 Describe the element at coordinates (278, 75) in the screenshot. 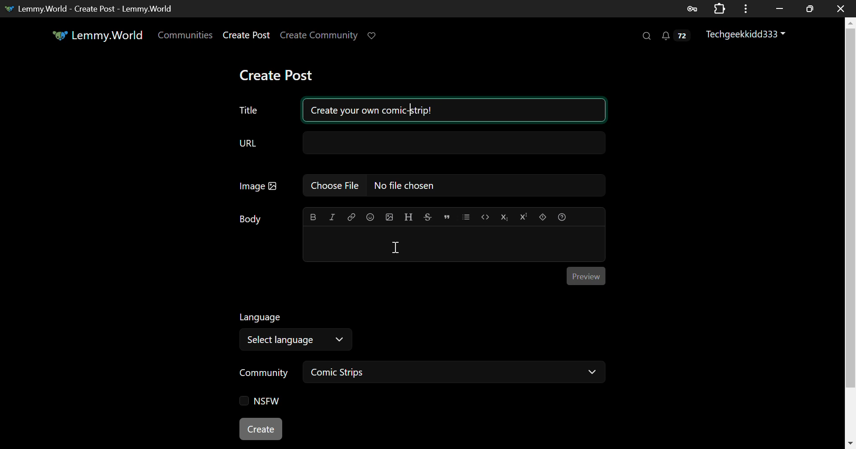

I see `Create Post` at that location.